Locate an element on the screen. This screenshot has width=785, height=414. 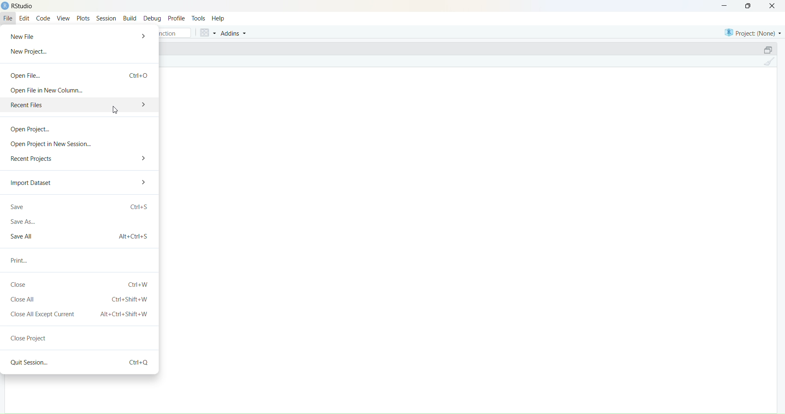
Maximize is located at coordinates (750, 6).